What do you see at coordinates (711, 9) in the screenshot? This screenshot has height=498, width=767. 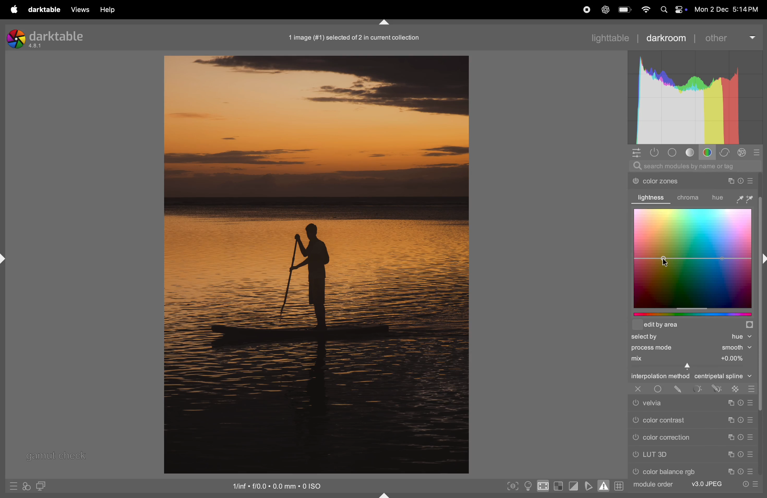 I see `Mon 2 Dec` at bounding box center [711, 9].